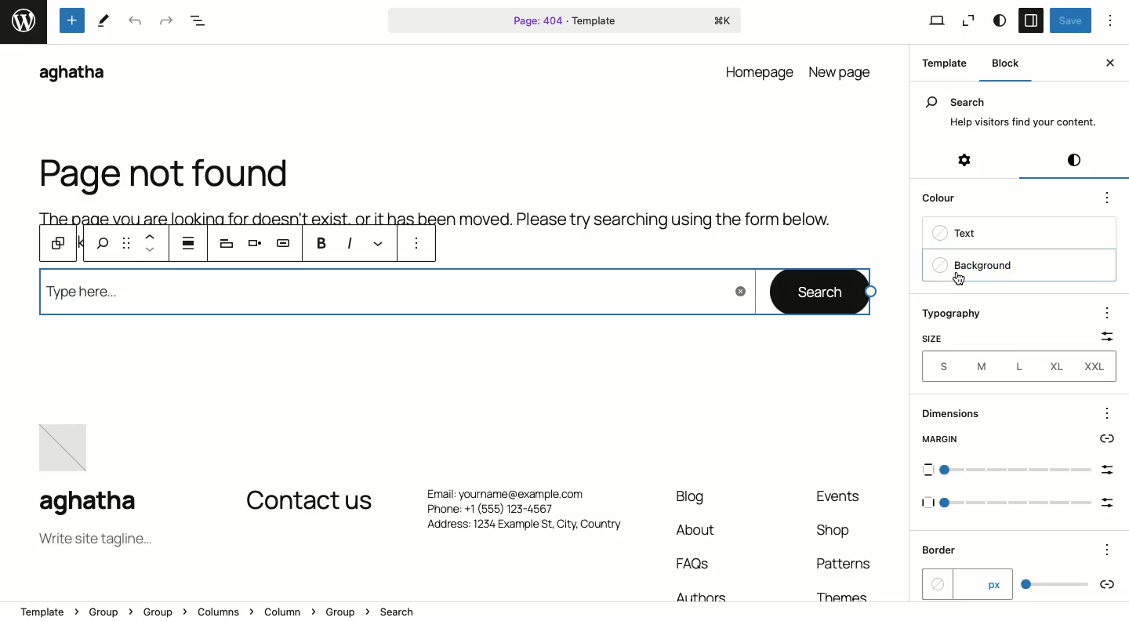  I want to click on Tagline, so click(94, 540).